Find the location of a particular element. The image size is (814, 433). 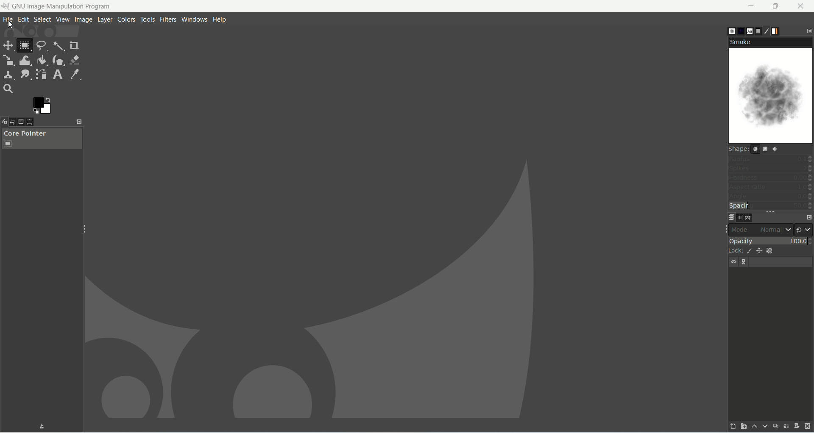

create a new layer and add it to image is located at coordinates (733, 427).